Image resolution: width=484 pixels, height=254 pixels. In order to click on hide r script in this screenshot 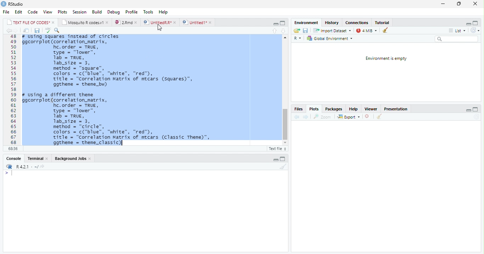, I will do `click(275, 159)`.